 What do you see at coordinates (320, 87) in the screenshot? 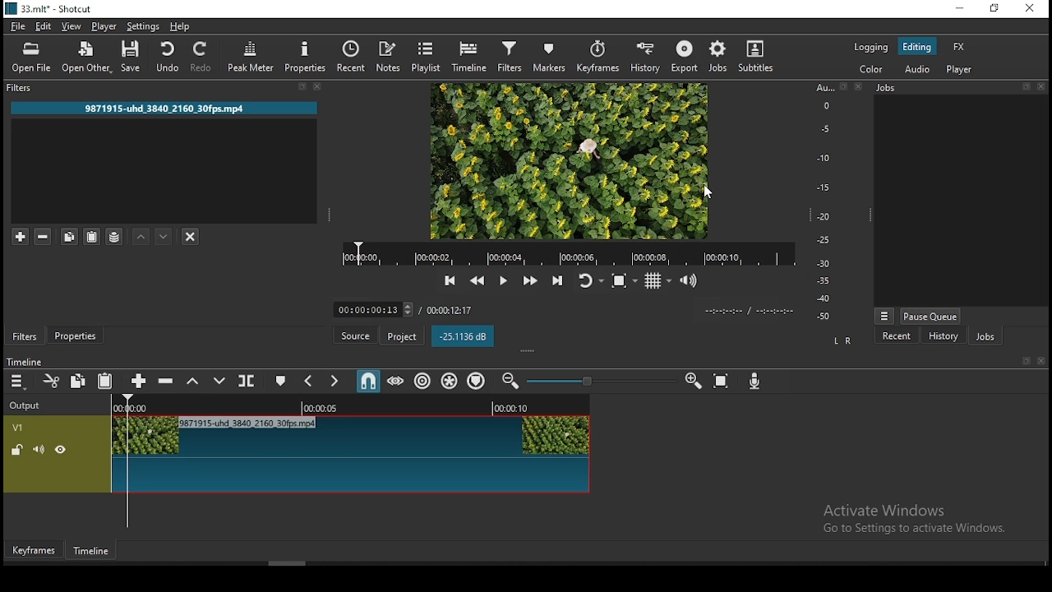
I see `close` at bounding box center [320, 87].